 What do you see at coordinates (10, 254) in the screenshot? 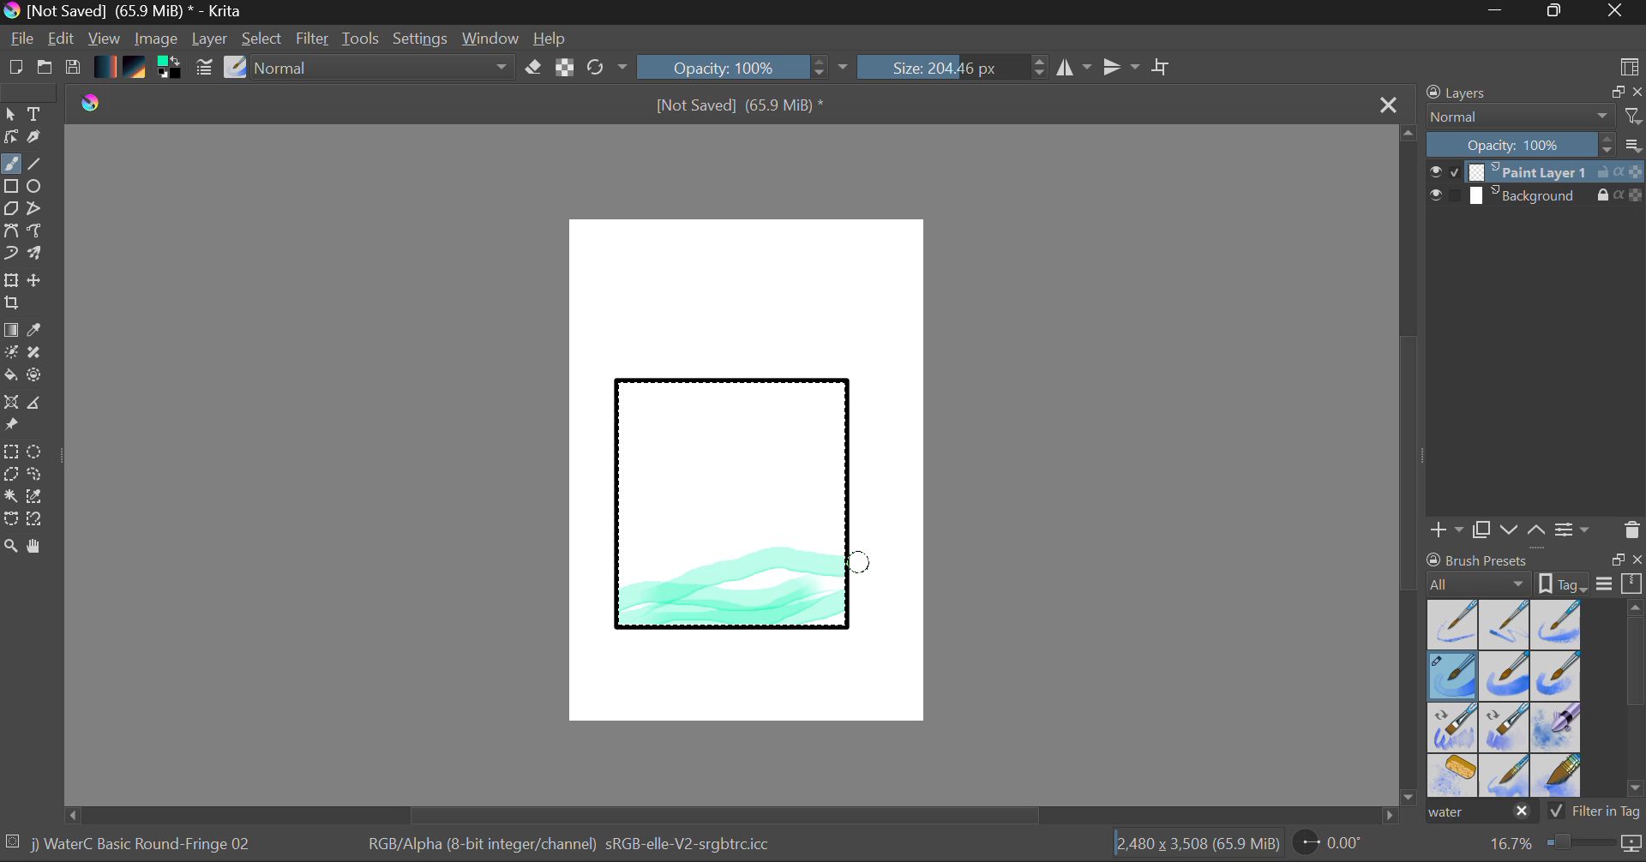
I see `Dynamic Brush` at bounding box center [10, 254].